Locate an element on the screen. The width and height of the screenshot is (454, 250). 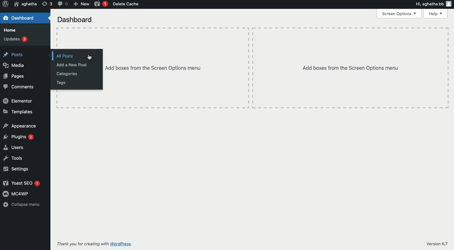
Yoast is located at coordinates (100, 5).